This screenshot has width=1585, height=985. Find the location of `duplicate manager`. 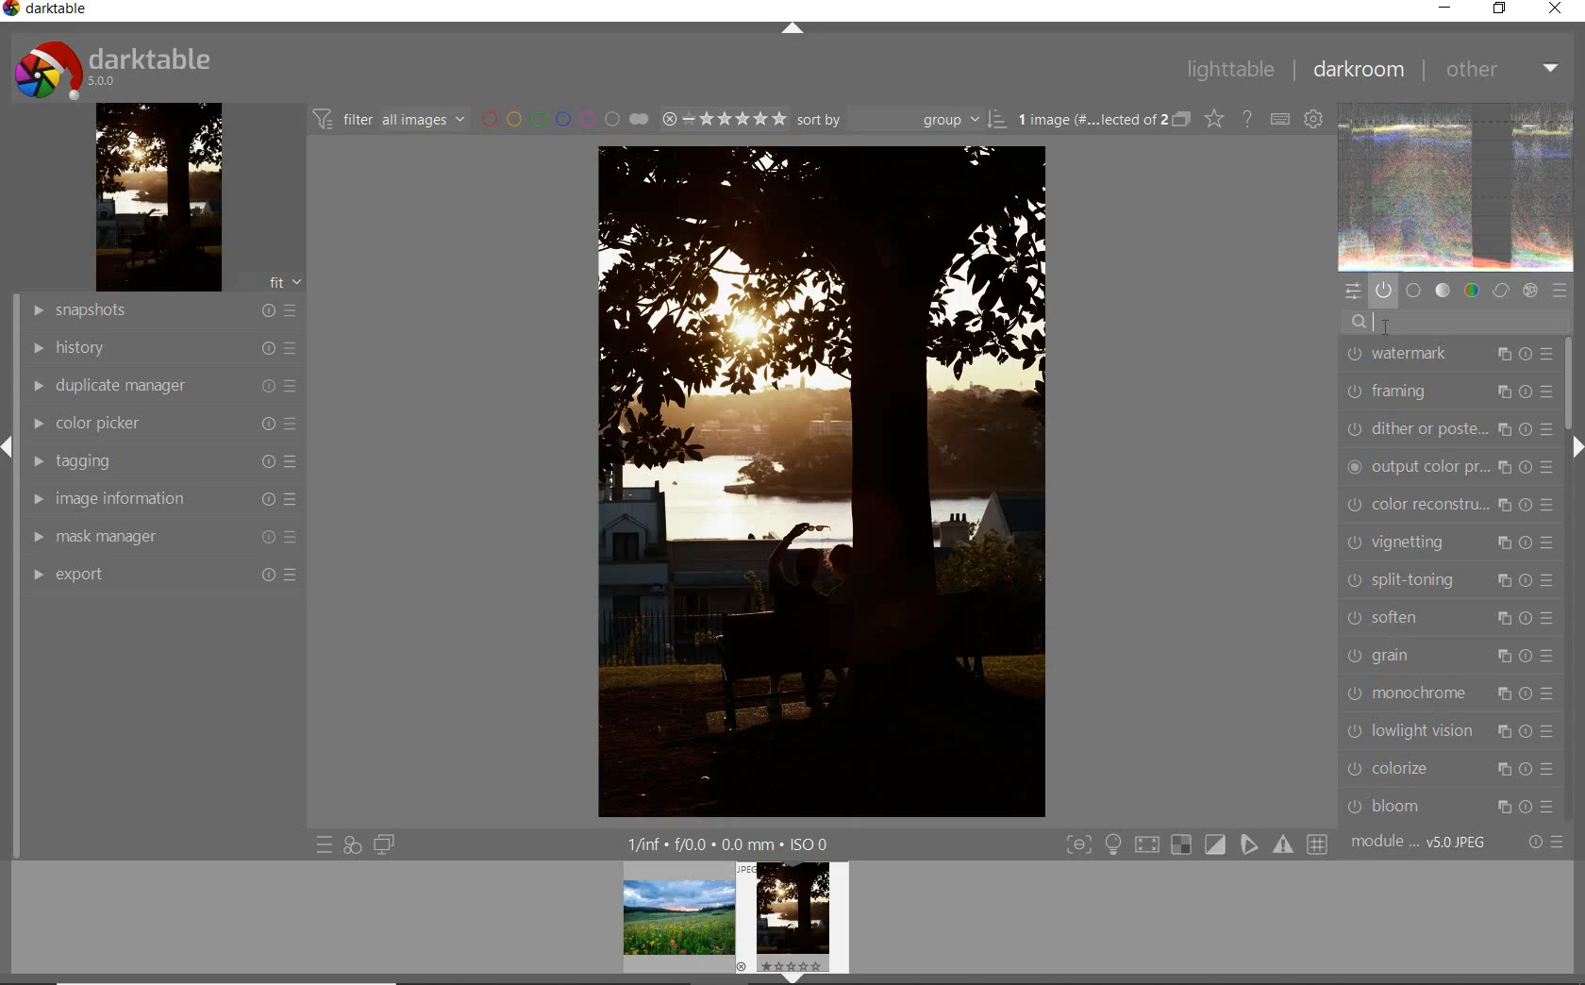

duplicate manager is located at coordinates (156, 386).